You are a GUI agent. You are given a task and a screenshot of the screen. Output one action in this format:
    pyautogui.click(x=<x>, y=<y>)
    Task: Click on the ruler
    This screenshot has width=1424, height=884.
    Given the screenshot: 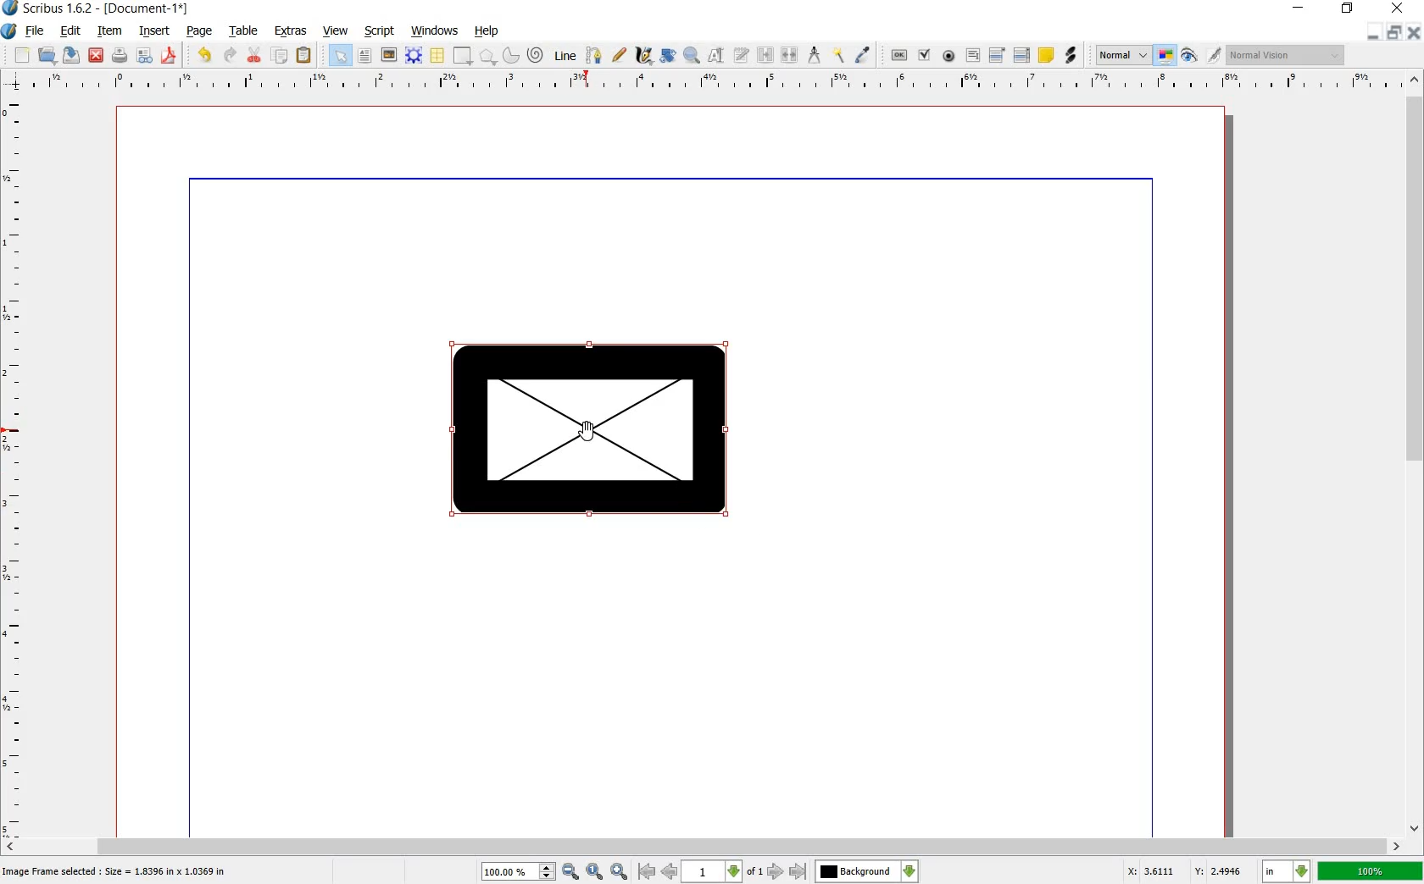 What is the action you would take?
    pyautogui.click(x=19, y=466)
    